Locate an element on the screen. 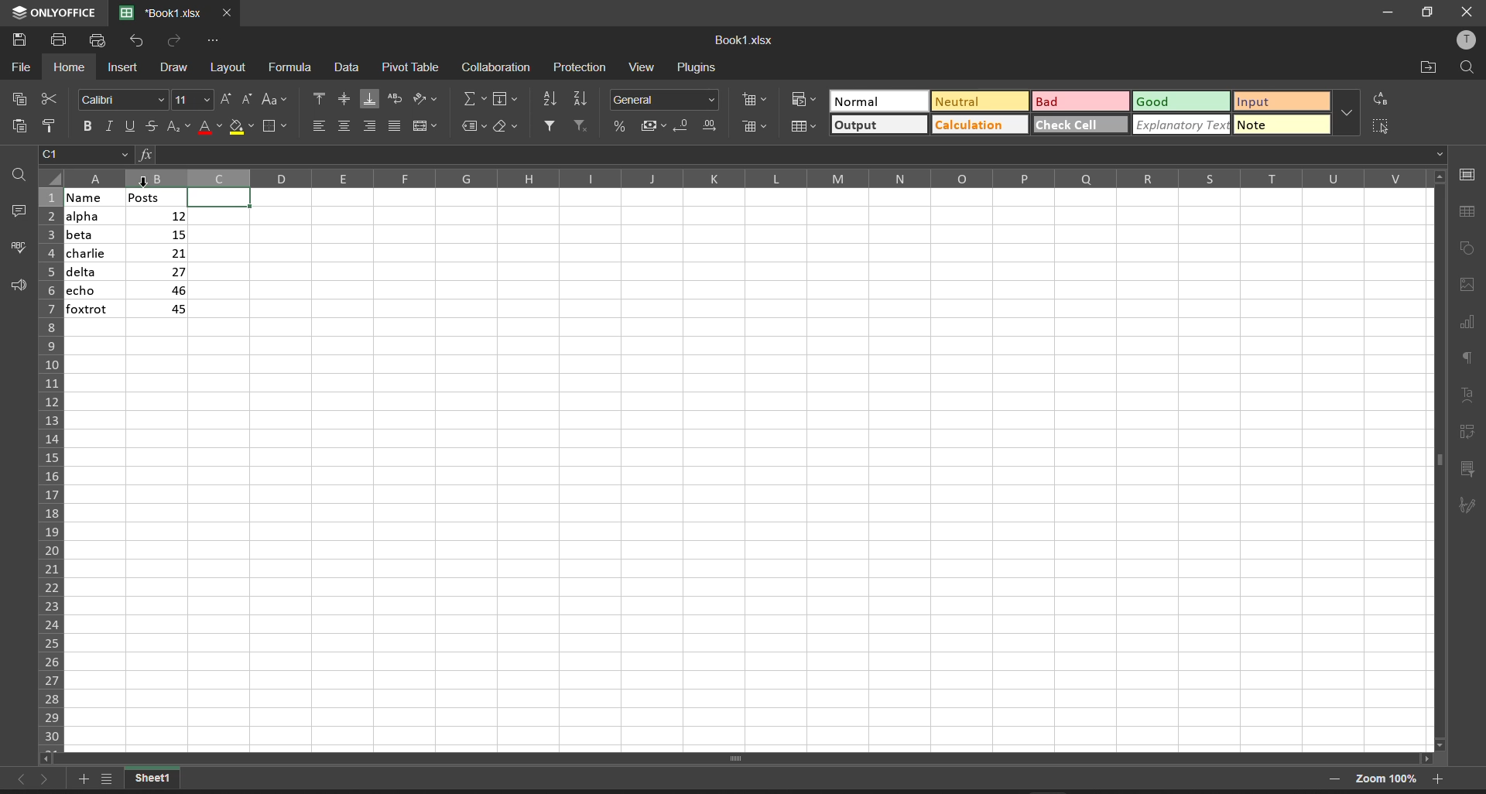  fill color is located at coordinates (241, 128).